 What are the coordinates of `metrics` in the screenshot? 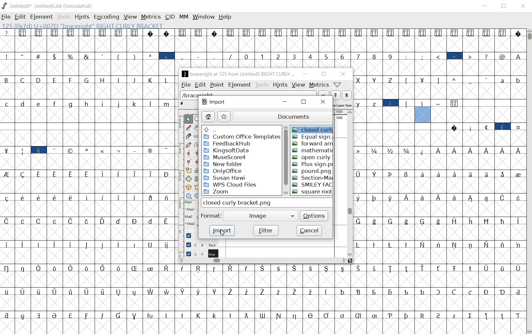 It's located at (319, 85).